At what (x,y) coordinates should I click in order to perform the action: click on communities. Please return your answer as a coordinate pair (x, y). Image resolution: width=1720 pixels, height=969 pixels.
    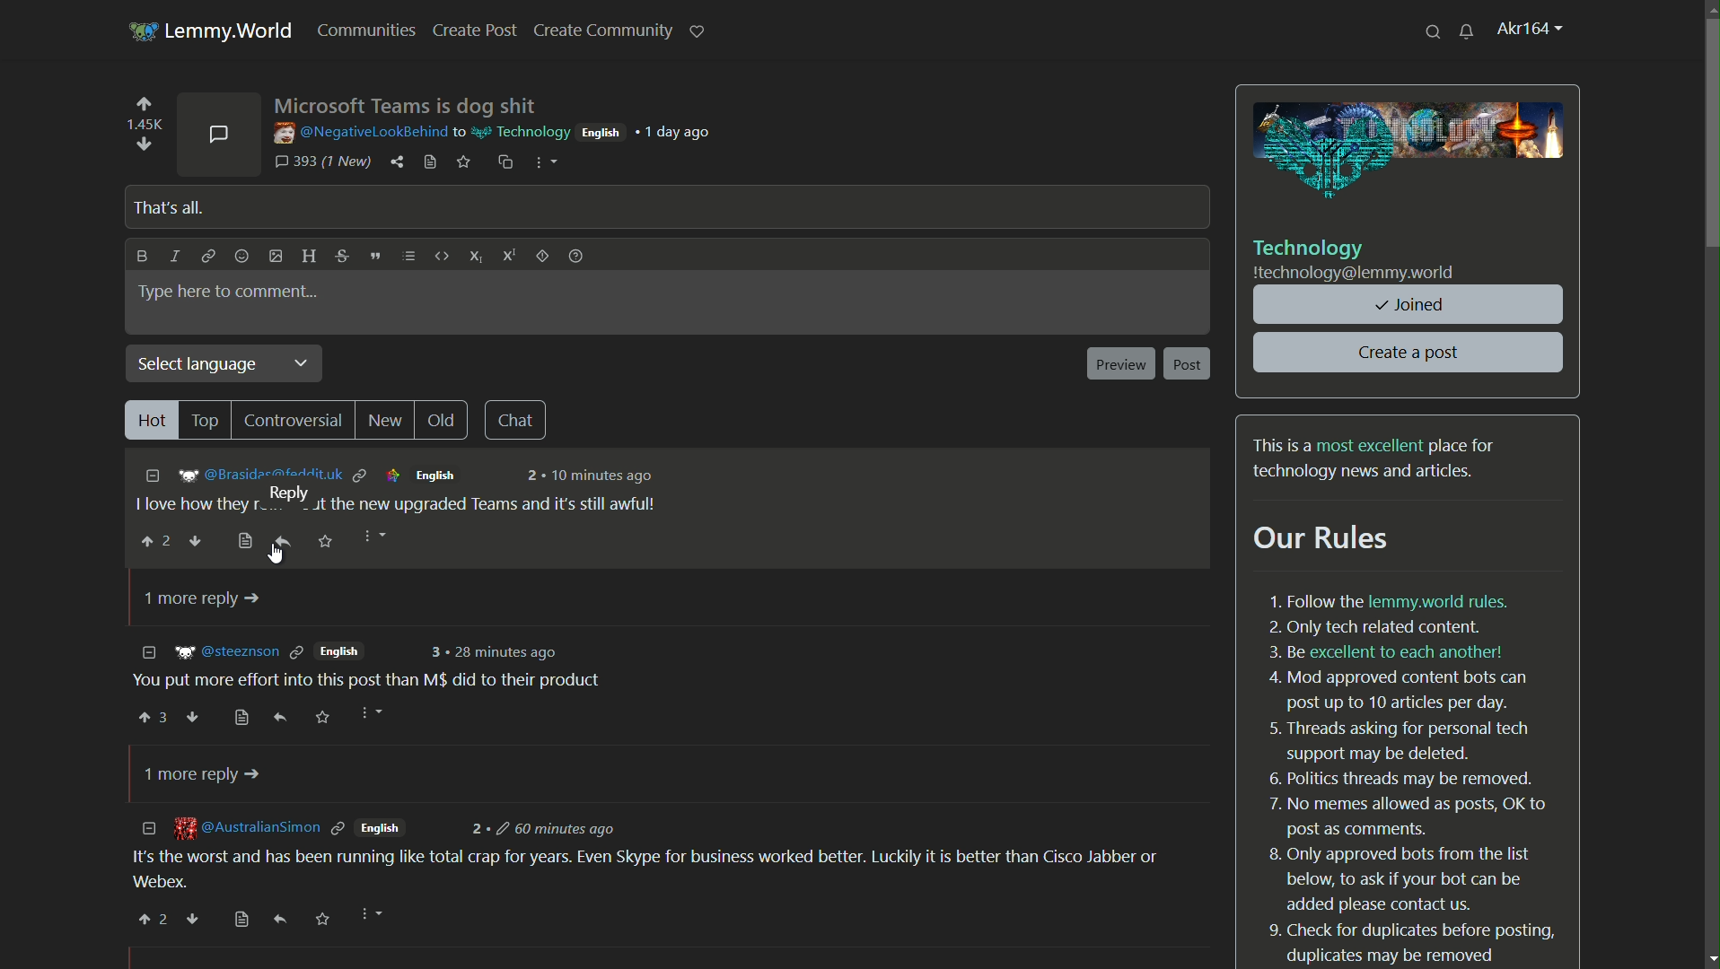
    Looking at the image, I should click on (372, 31).